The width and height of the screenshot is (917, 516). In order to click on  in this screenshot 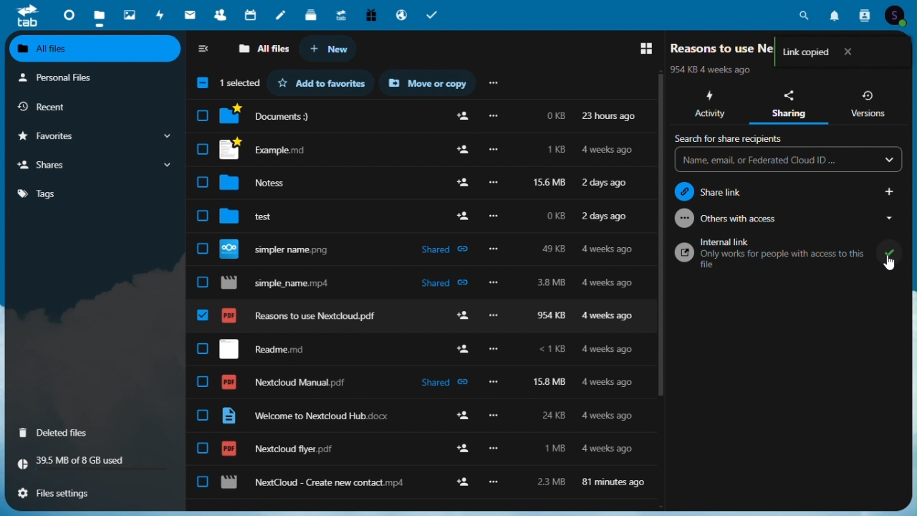, I will do `click(499, 481)`.